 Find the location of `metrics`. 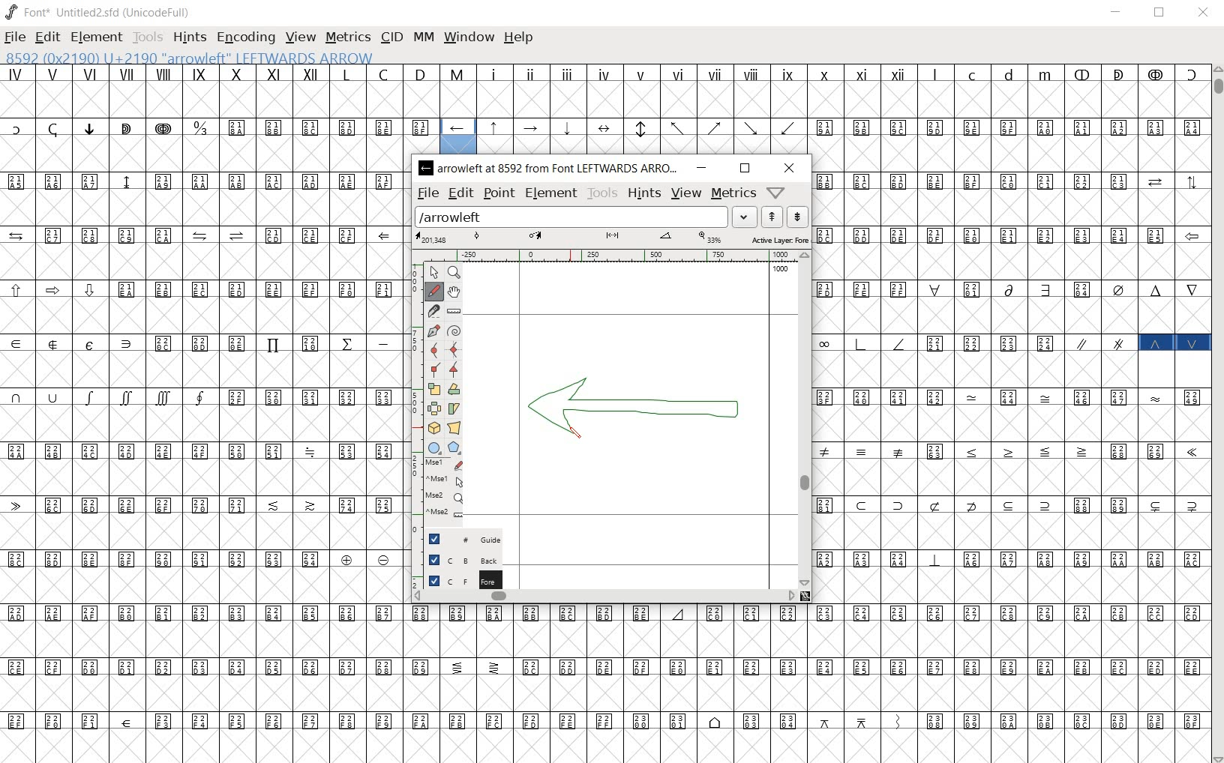

metrics is located at coordinates (347, 38).